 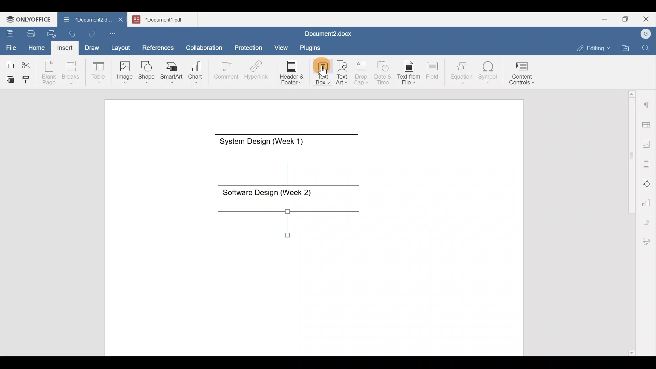 I want to click on Home, so click(x=37, y=47).